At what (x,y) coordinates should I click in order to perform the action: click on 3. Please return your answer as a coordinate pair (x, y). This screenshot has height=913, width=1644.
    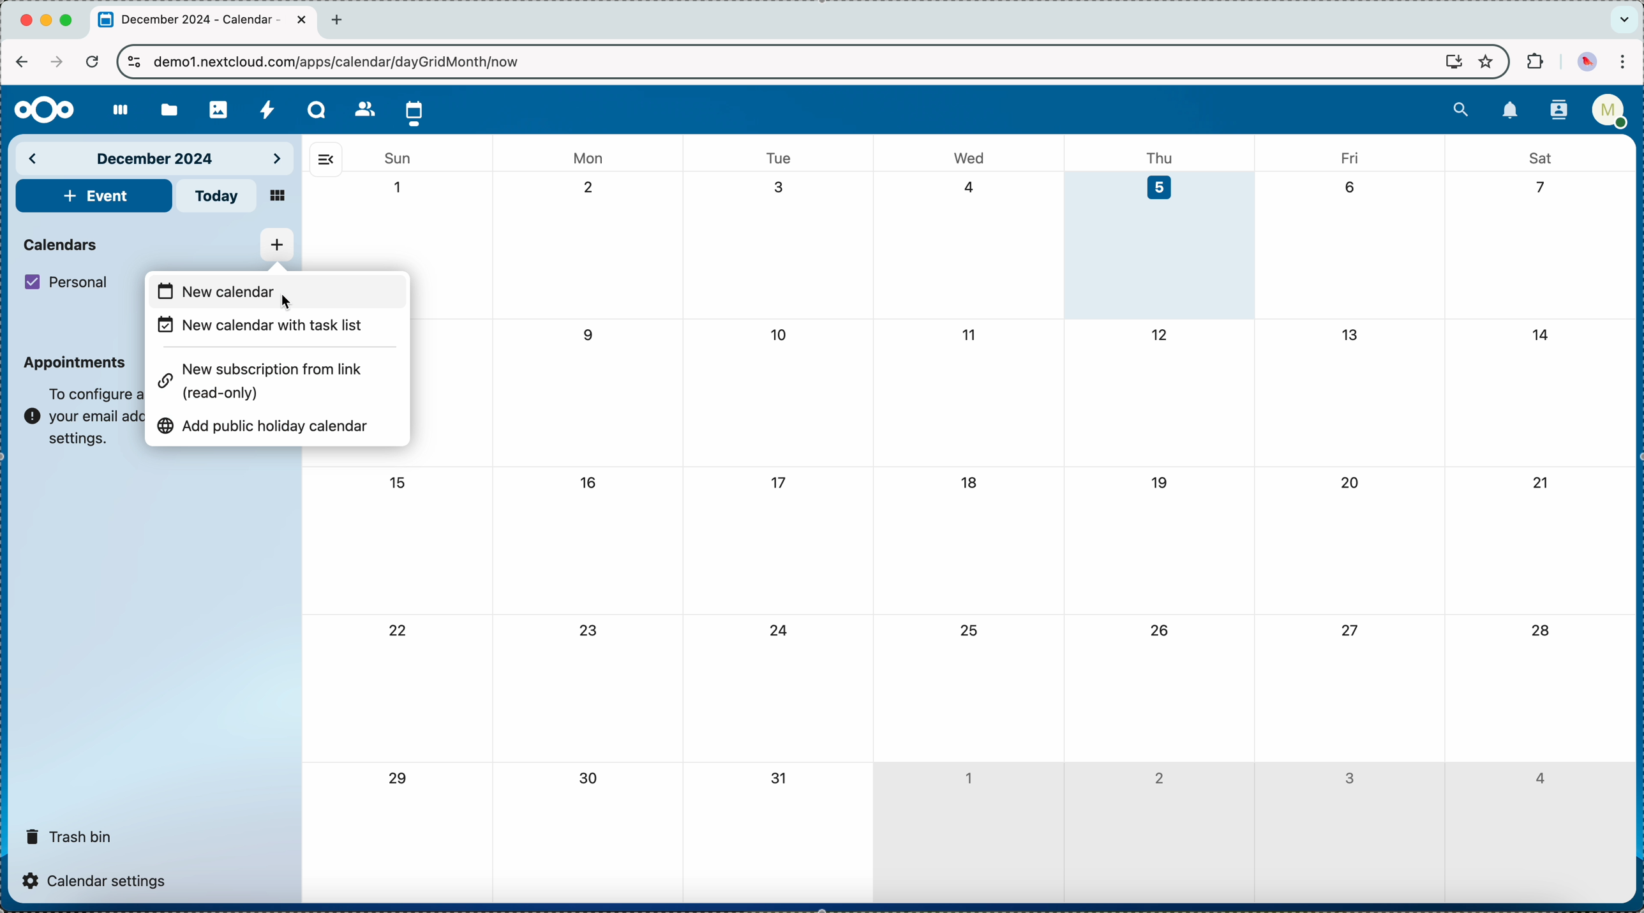
    Looking at the image, I should click on (781, 187).